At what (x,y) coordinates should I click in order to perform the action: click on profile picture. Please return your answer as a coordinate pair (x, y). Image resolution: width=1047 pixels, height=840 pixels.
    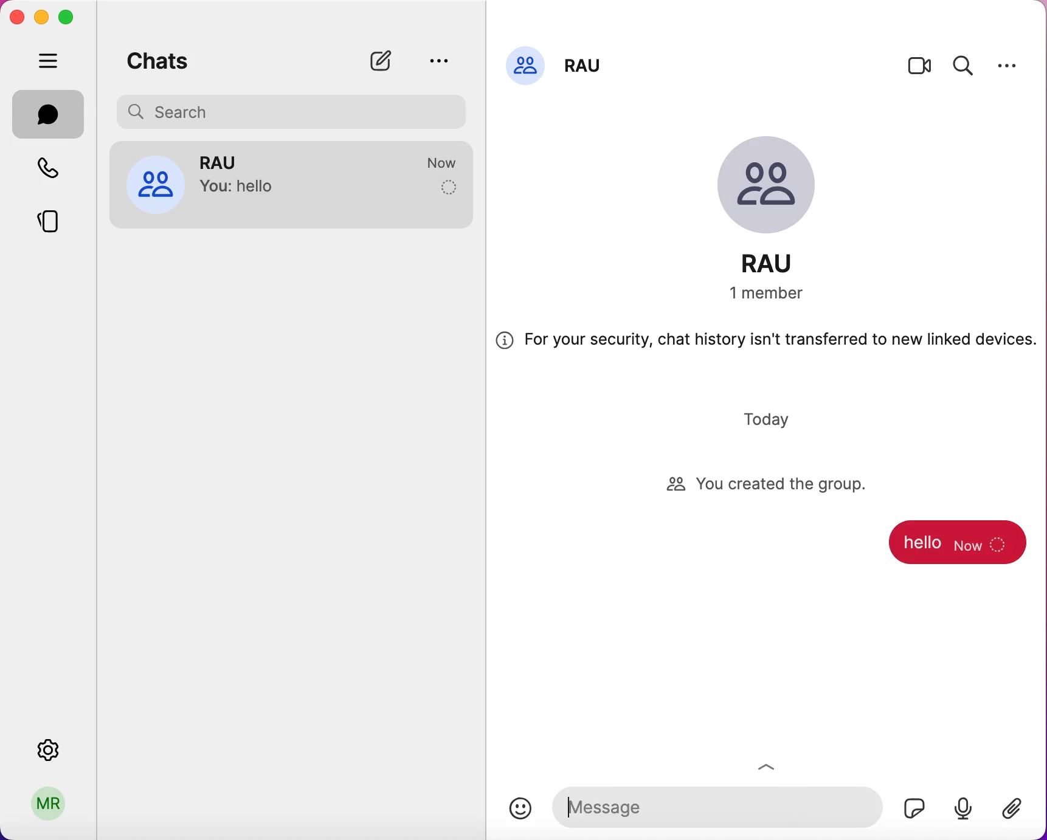
    Looking at the image, I should click on (155, 183).